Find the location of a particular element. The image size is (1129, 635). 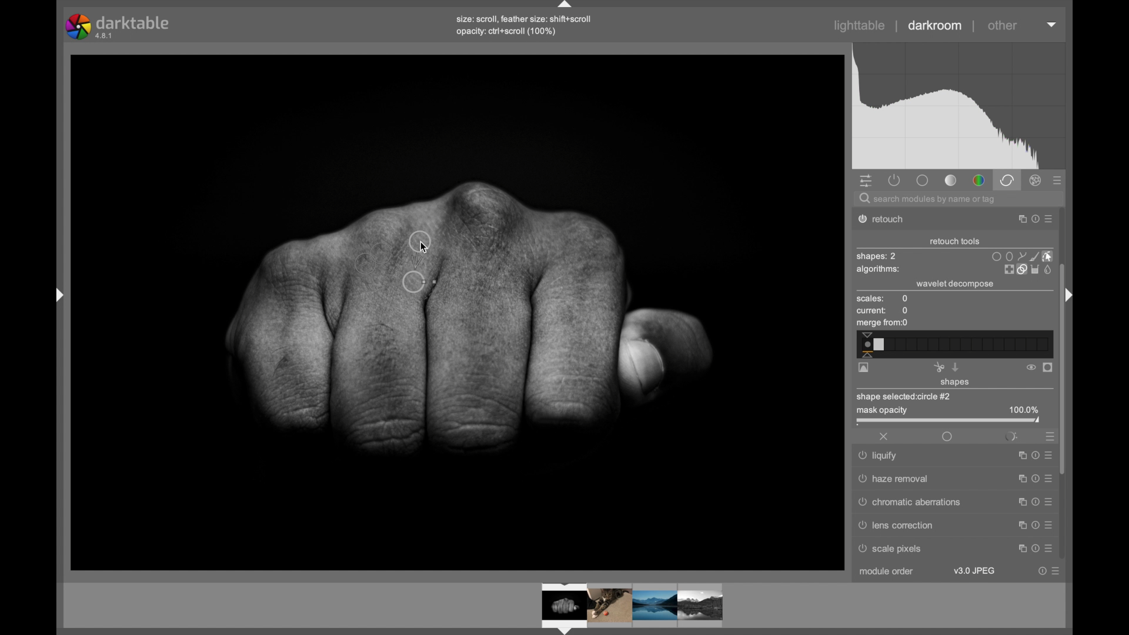

help is located at coordinates (1033, 219).